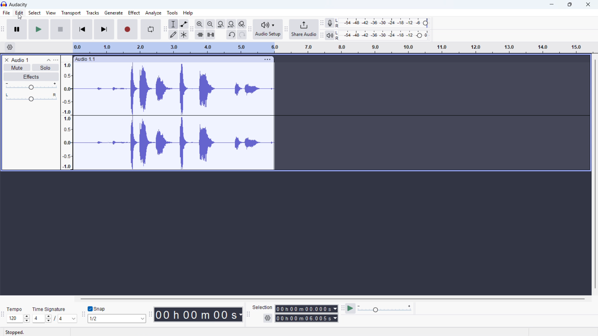  What do you see at coordinates (184, 24) in the screenshot?
I see `envelop tool` at bounding box center [184, 24].